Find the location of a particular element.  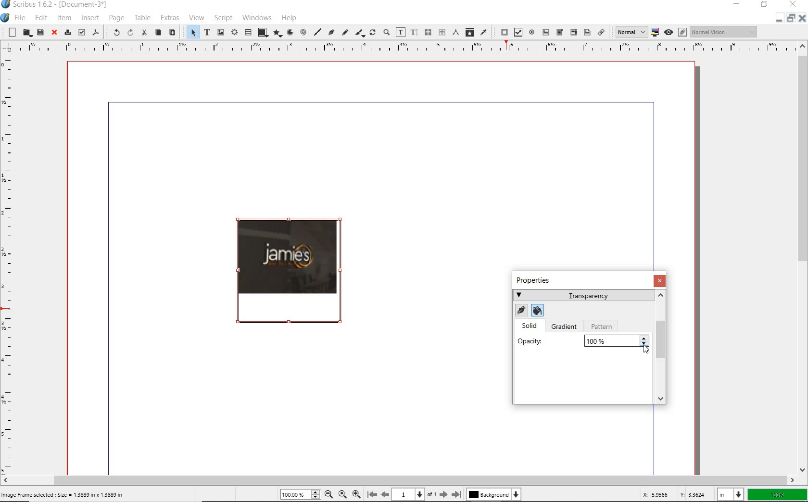

last is located at coordinates (457, 495).